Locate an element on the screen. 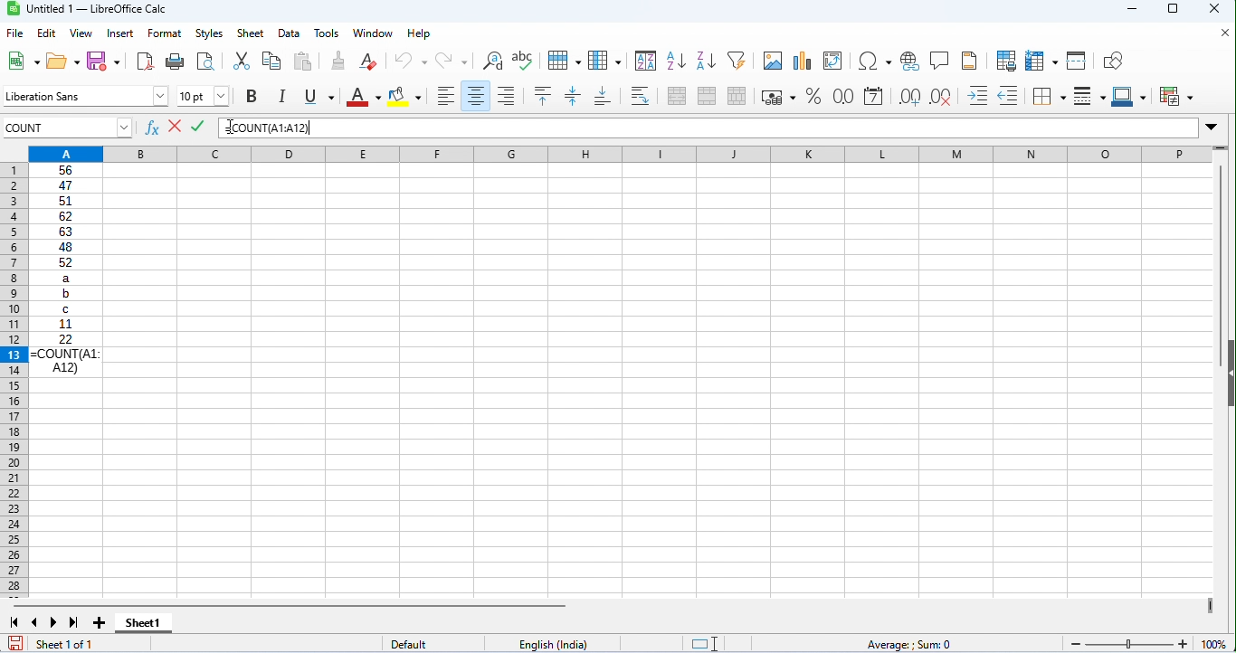 The width and height of the screenshot is (1236, 653). drop down for cell numbers is located at coordinates (124, 128).